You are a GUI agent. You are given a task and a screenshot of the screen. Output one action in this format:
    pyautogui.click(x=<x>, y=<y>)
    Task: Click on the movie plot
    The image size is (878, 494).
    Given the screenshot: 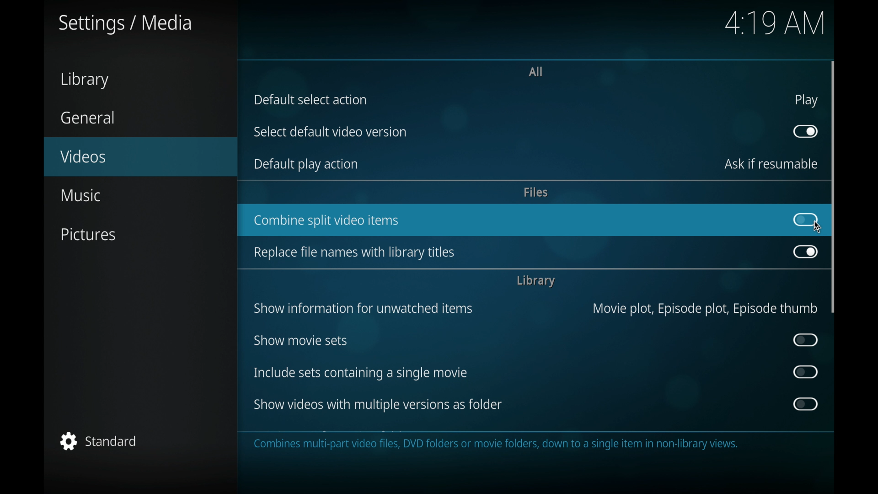 What is the action you would take?
    pyautogui.click(x=705, y=309)
    